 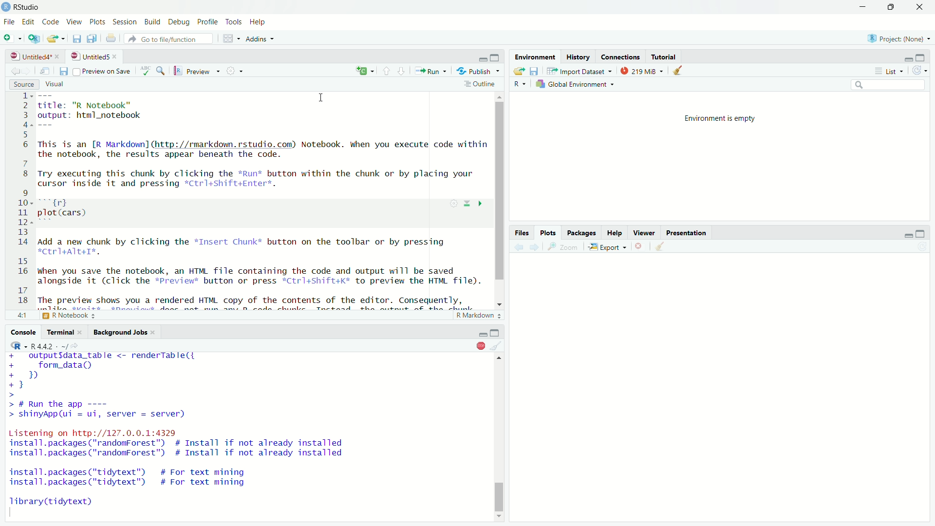 I want to click on import database, so click(x=580, y=71).